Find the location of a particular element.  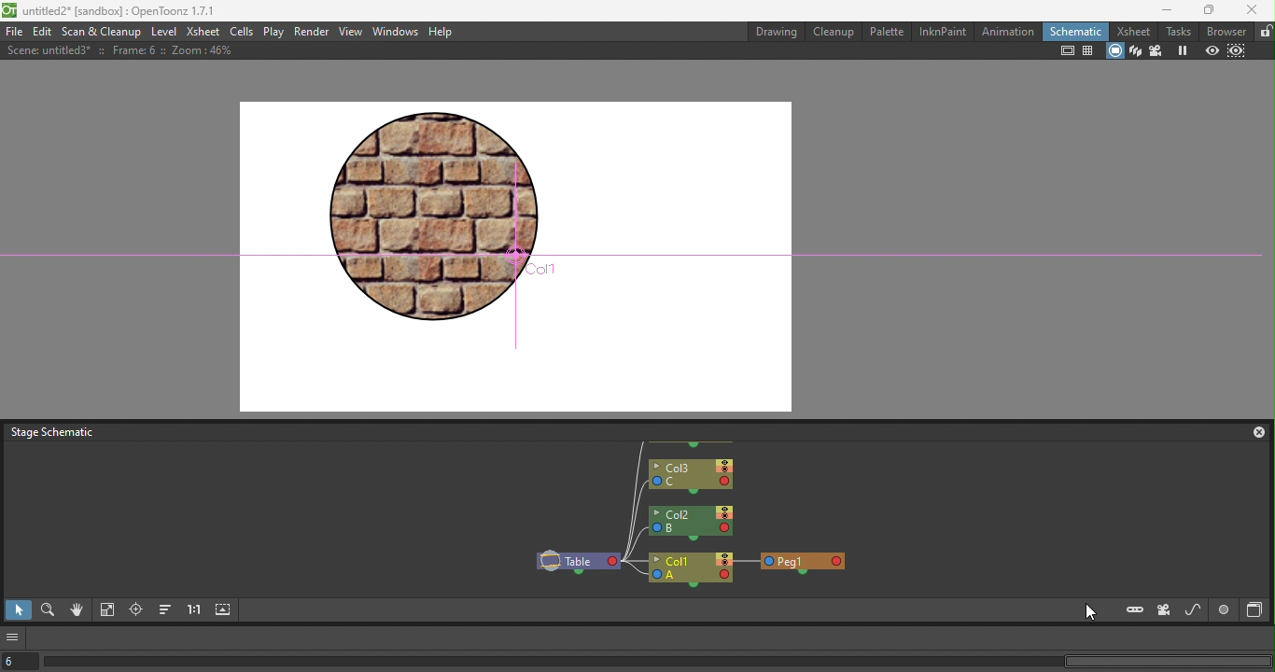

Safe area is located at coordinates (1066, 51).